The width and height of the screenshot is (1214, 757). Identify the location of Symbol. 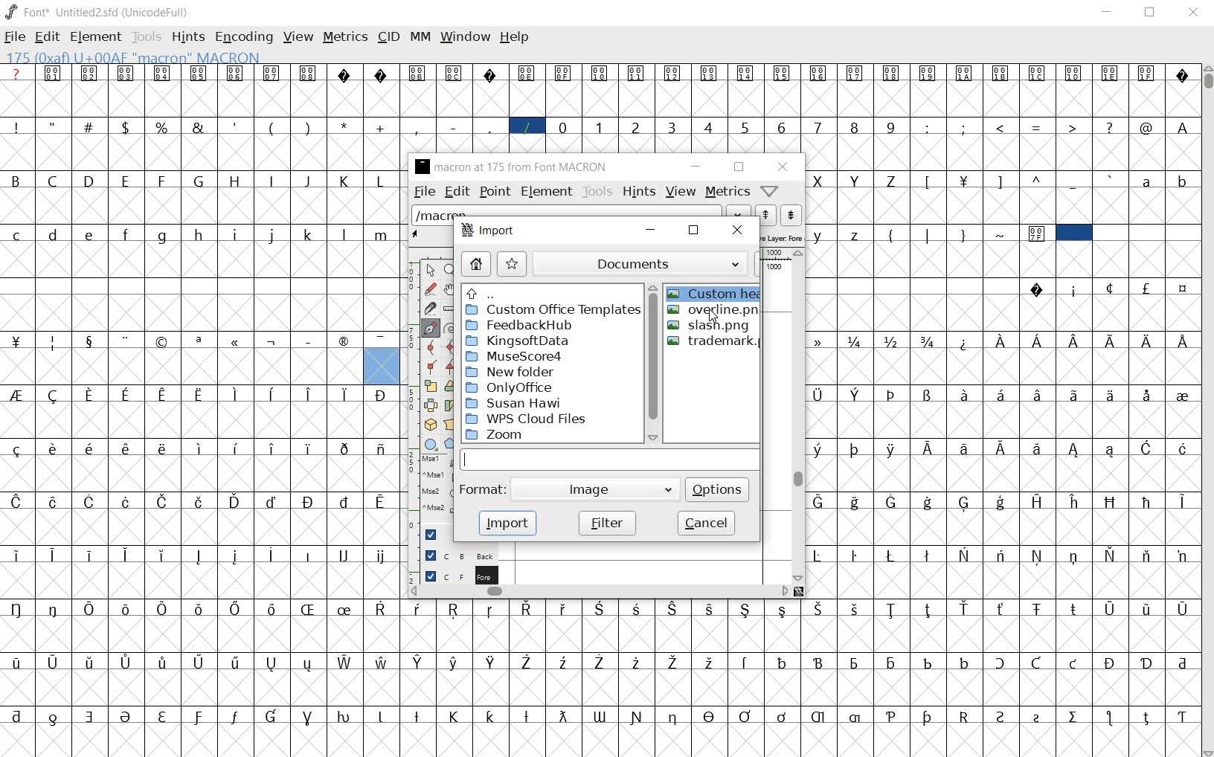
(1038, 74).